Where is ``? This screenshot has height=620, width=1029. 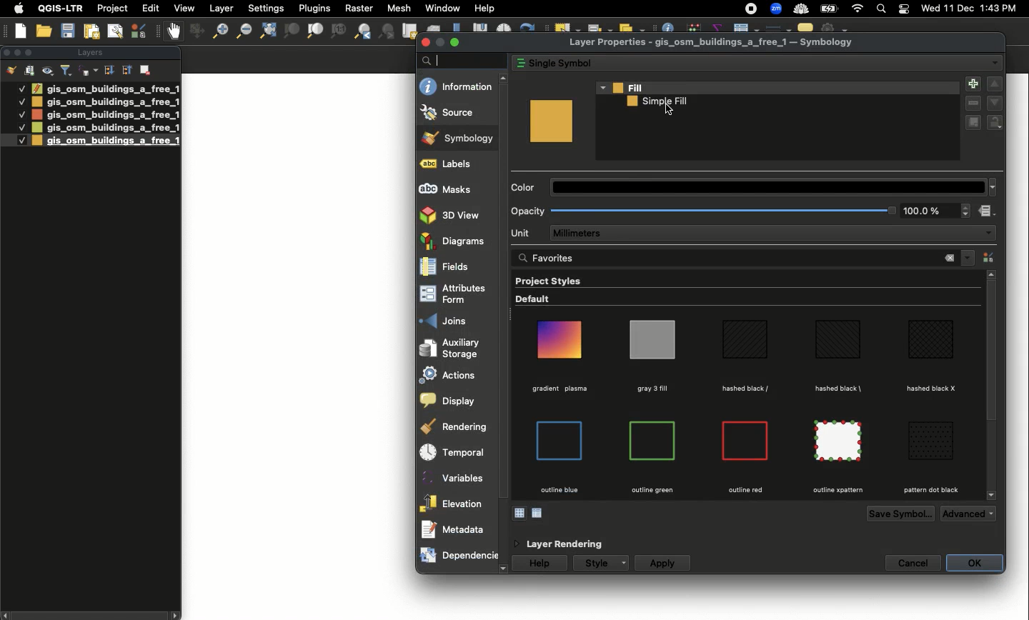
 is located at coordinates (930, 440).